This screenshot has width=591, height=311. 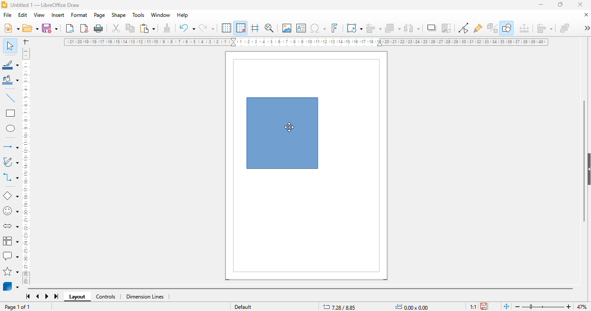 What do you see at coordinates (581, 306) in the screenshot?
I see `47%` at bounding box center [581, 306].